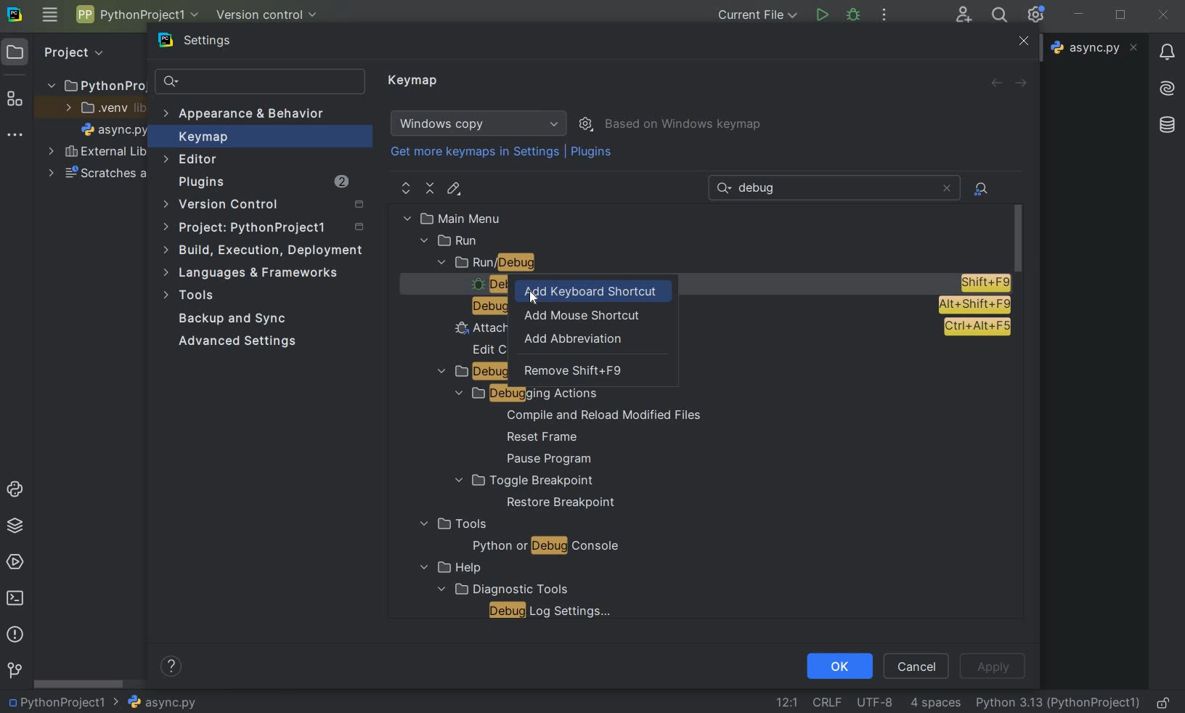 This screenshot has height=713, width=1185. Describe the element at coordinates (486, 349) in the screenshot. I see `edit configurations` at that location.